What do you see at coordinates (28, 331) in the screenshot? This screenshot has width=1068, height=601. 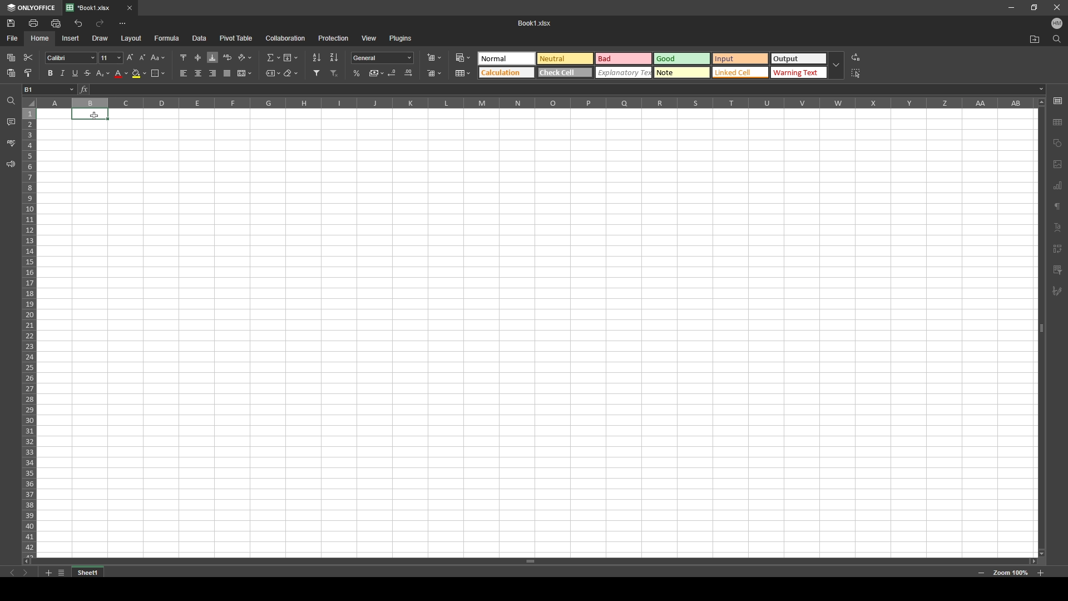 I see `rows` at bounding box center [28, 331].